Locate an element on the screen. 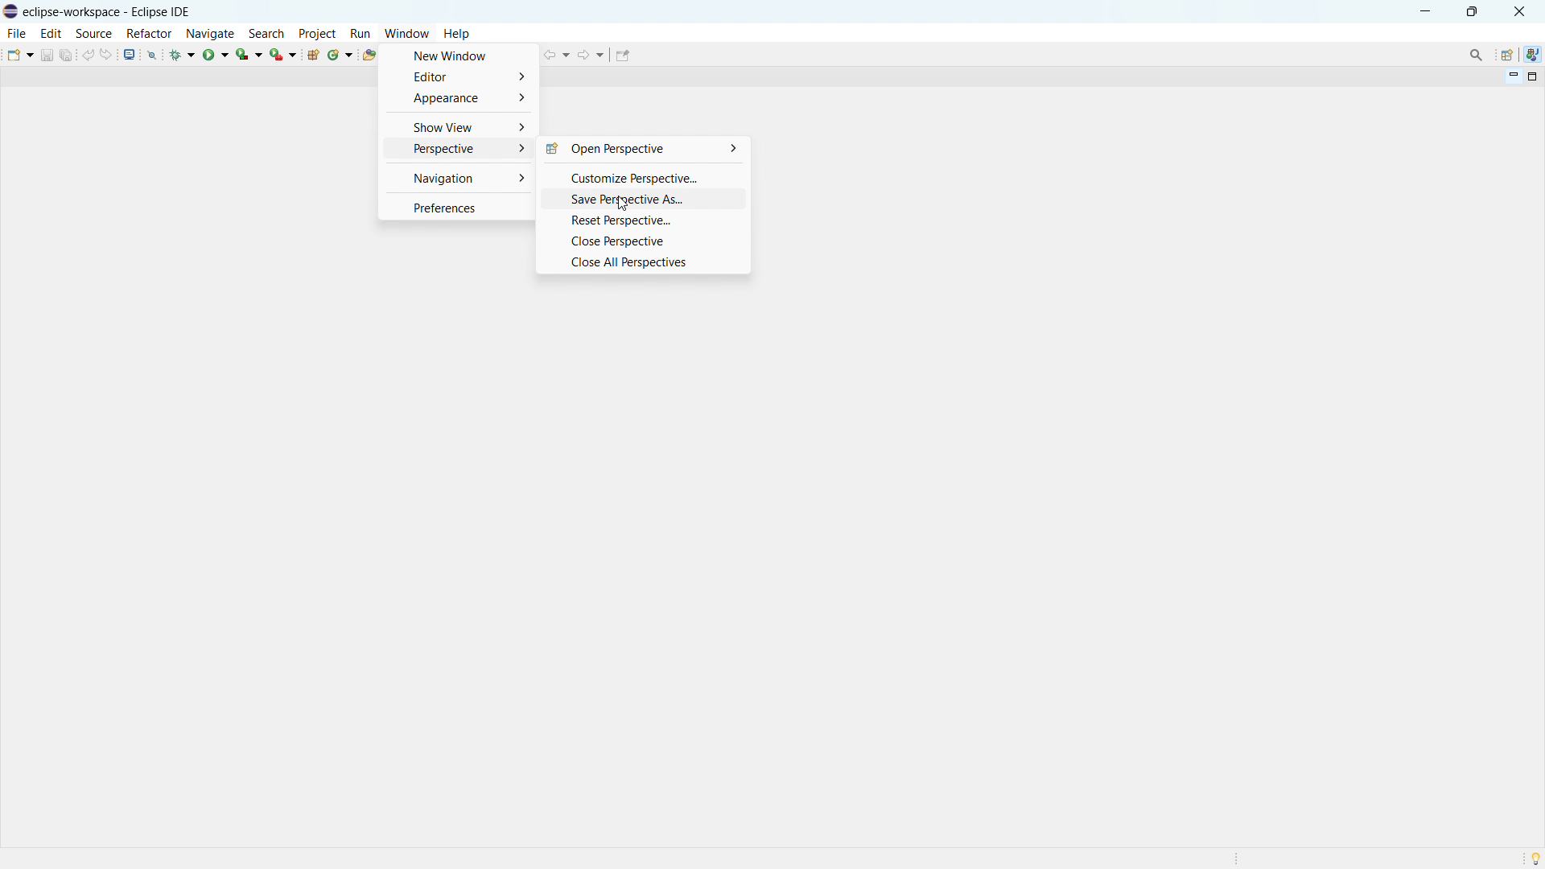 This screenshot has height=869, width=1545. navigate is located at coordinates (210, 33).